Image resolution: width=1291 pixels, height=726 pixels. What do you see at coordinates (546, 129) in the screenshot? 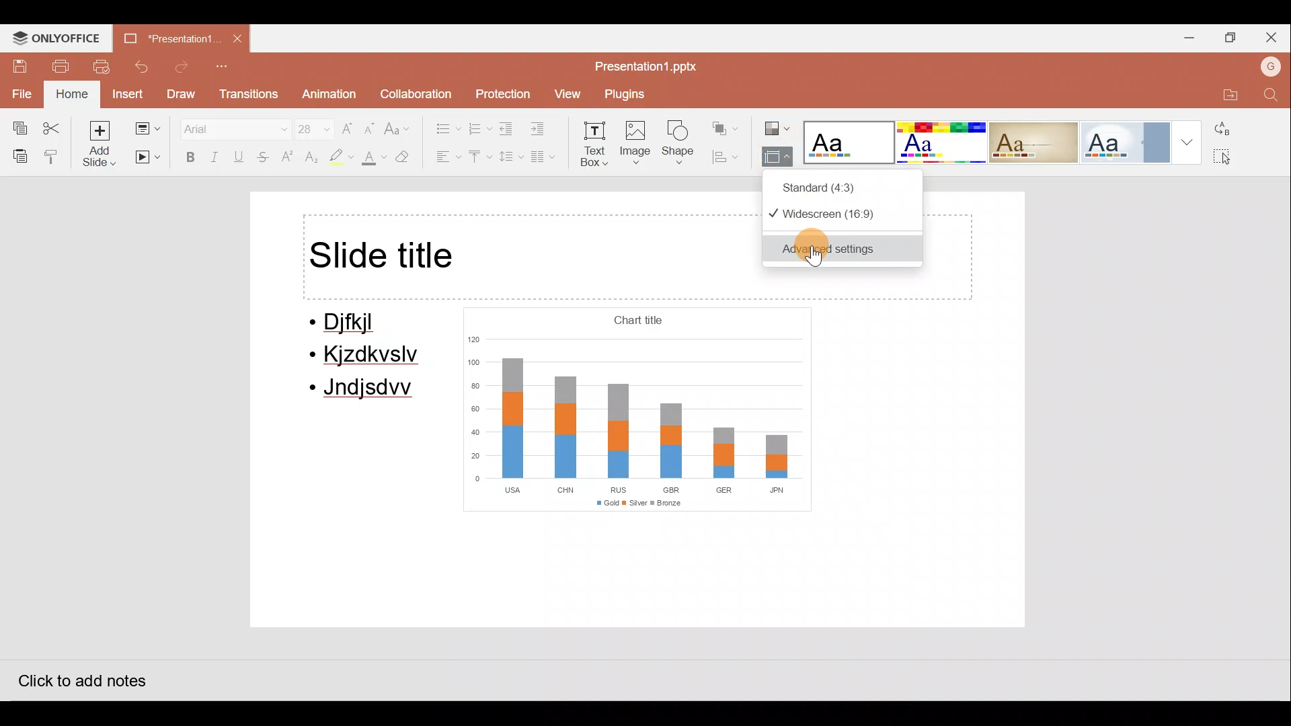
I see `Increase indent` at bounding box center [546, 129].